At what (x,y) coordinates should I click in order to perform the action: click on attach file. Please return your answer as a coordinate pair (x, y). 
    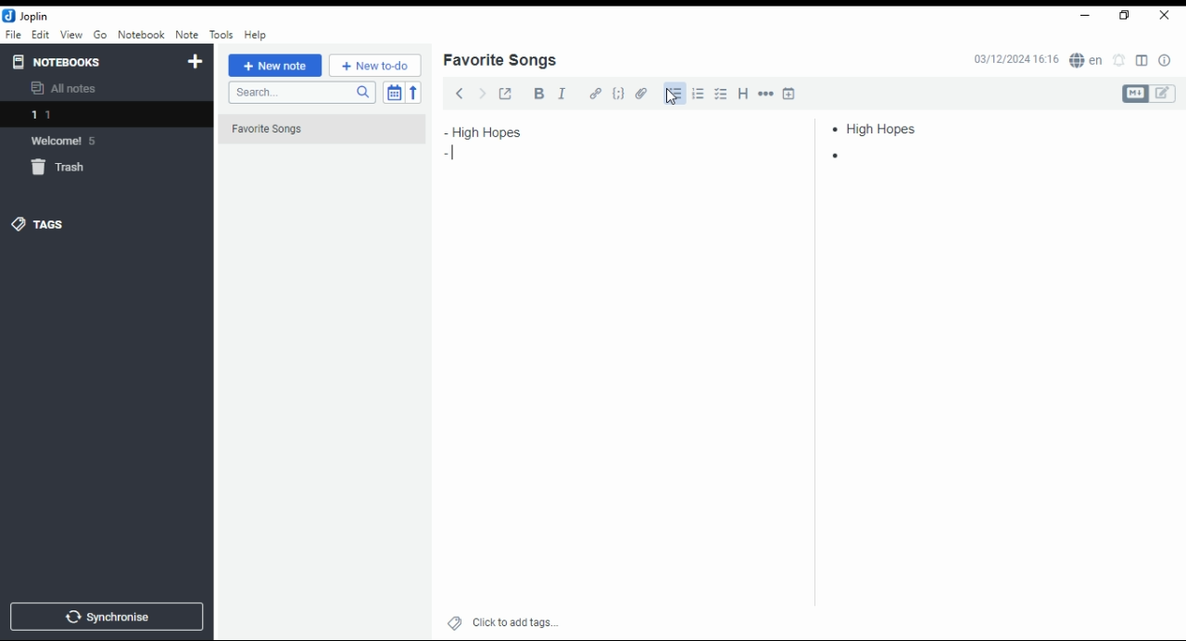
    Looking at the image, I should click on (642, 93).